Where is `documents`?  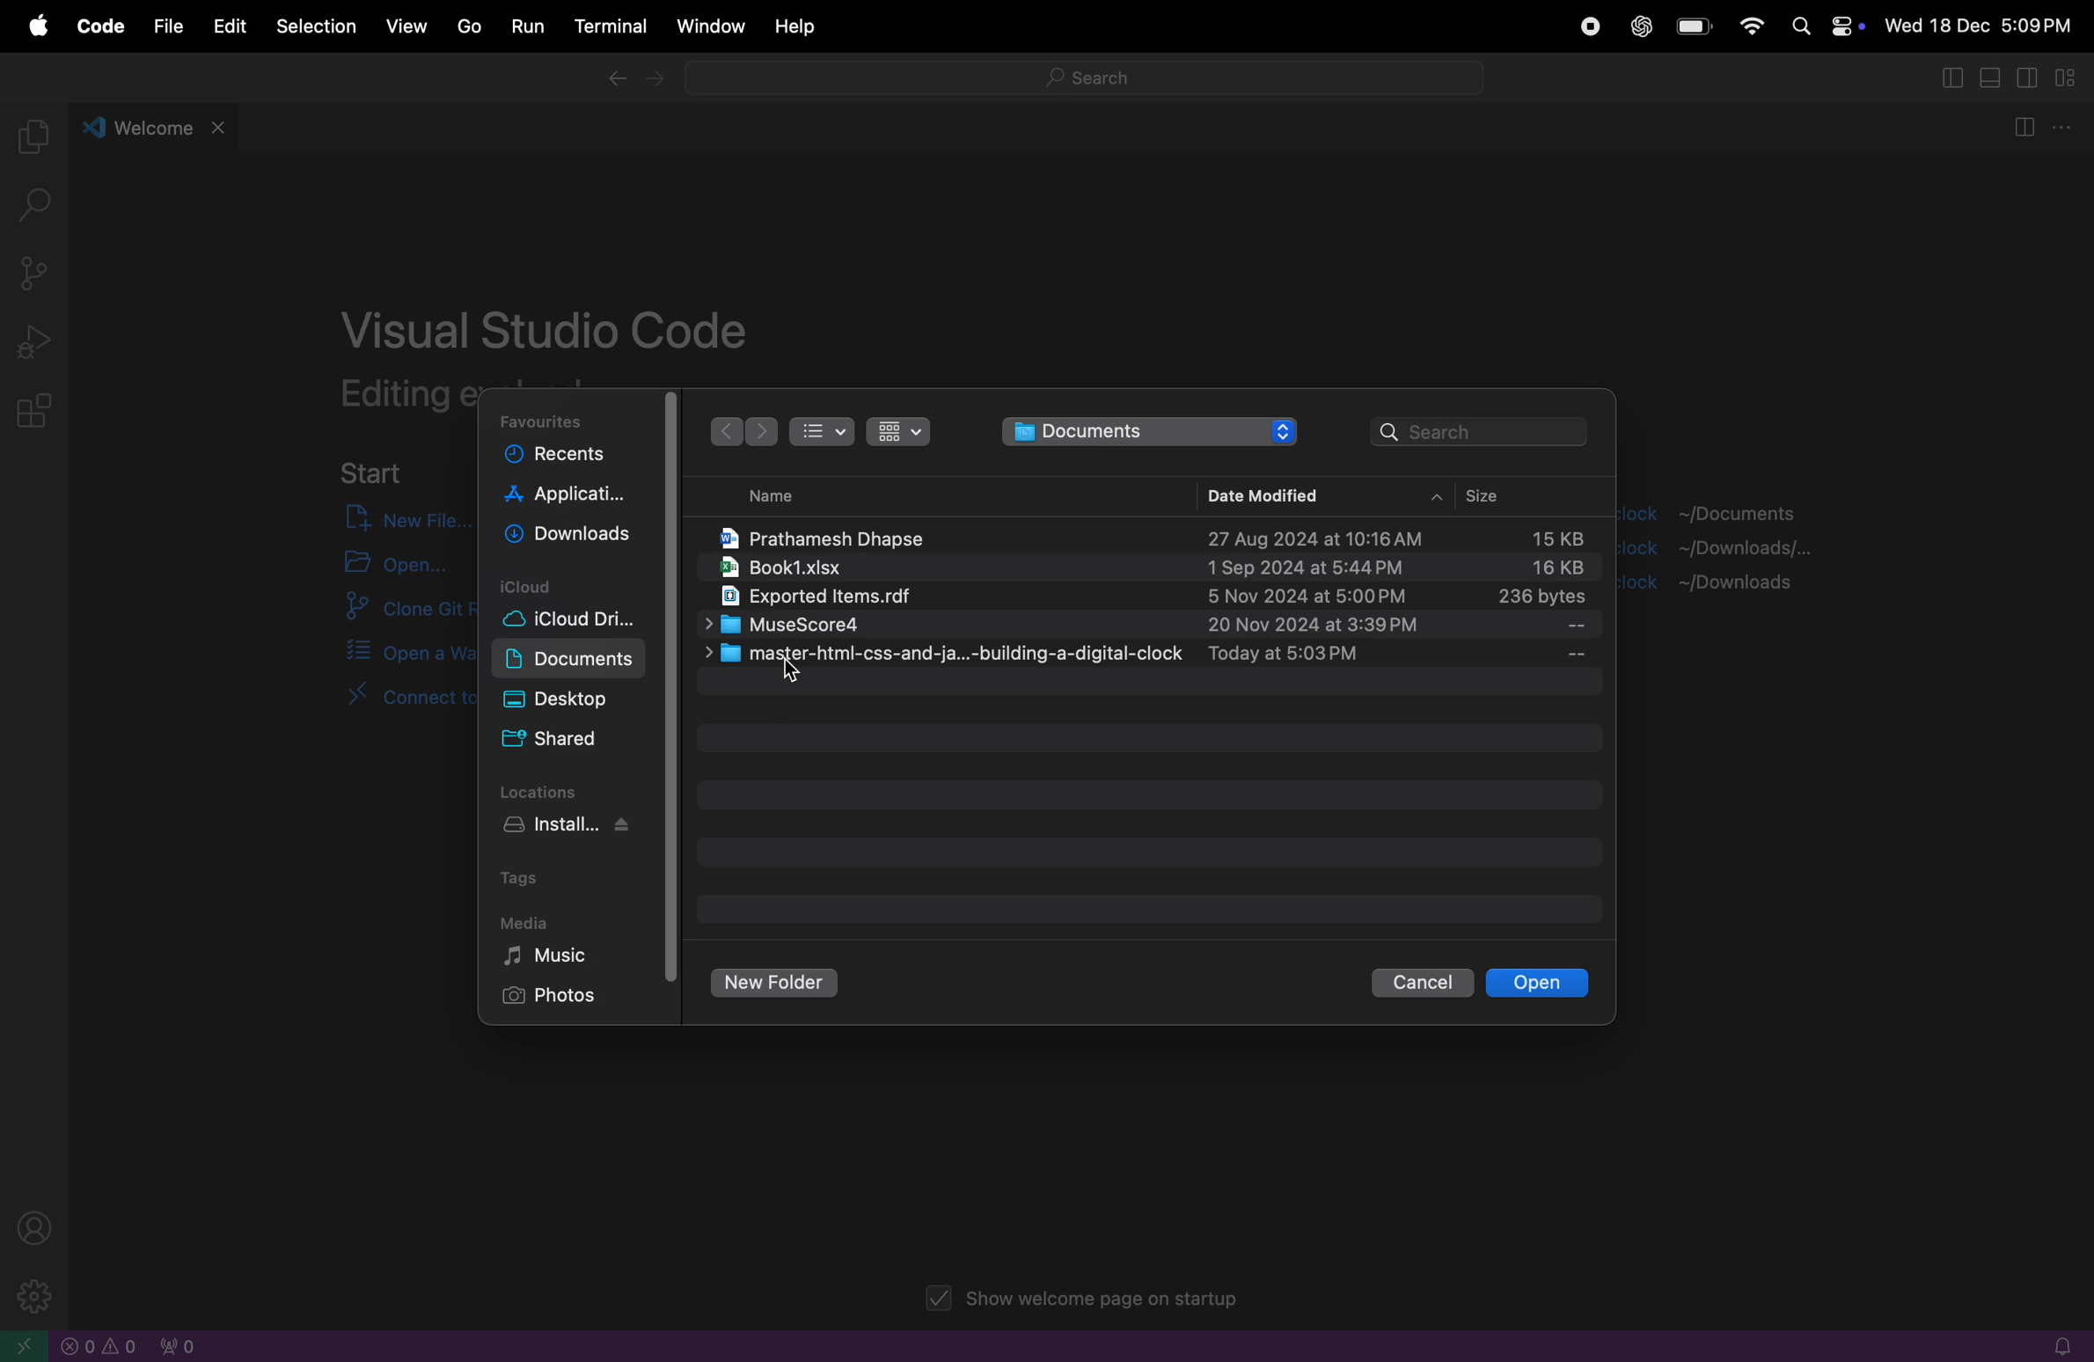 documents is located at coordinates (570, 659).